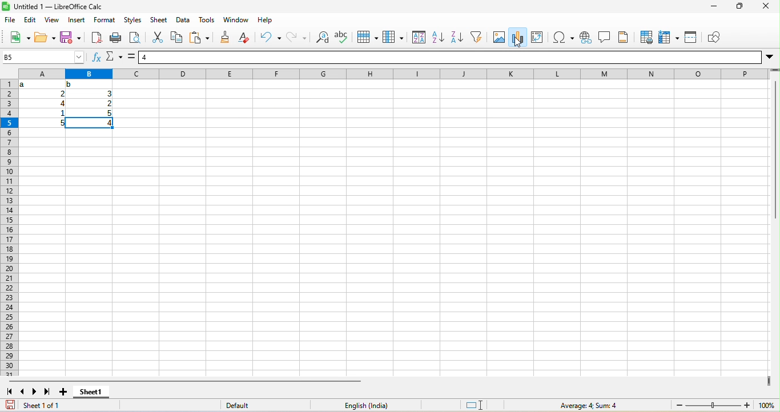 The image size is (780, 412). I want to click on column, so click(393, 37).